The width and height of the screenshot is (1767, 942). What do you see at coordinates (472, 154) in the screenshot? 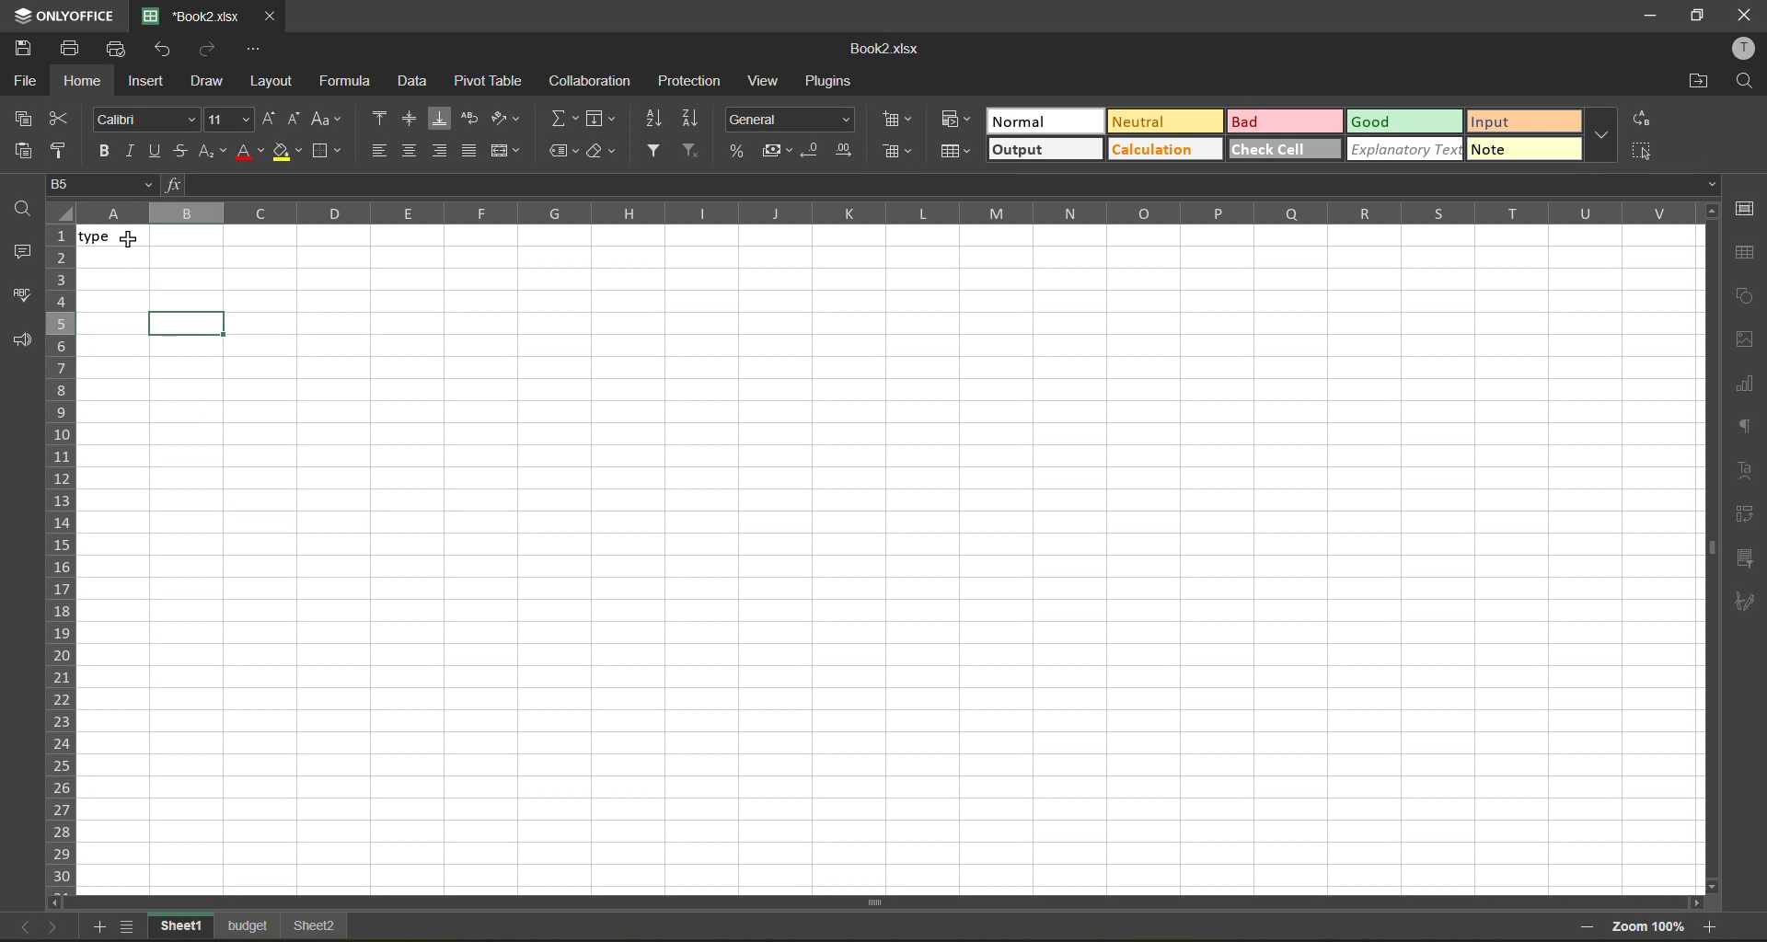
I see `justified` at bounding box center [472, 154].